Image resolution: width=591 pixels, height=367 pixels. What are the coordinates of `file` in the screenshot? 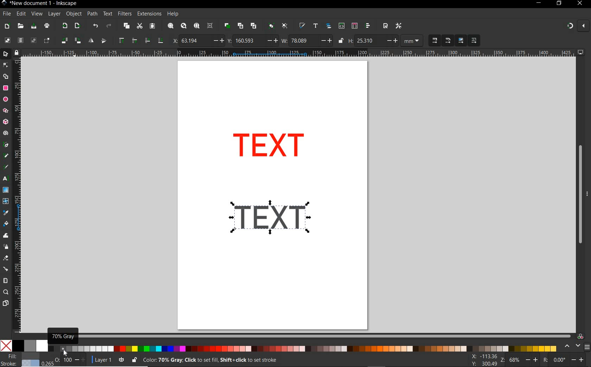 It's located at (6, 14).